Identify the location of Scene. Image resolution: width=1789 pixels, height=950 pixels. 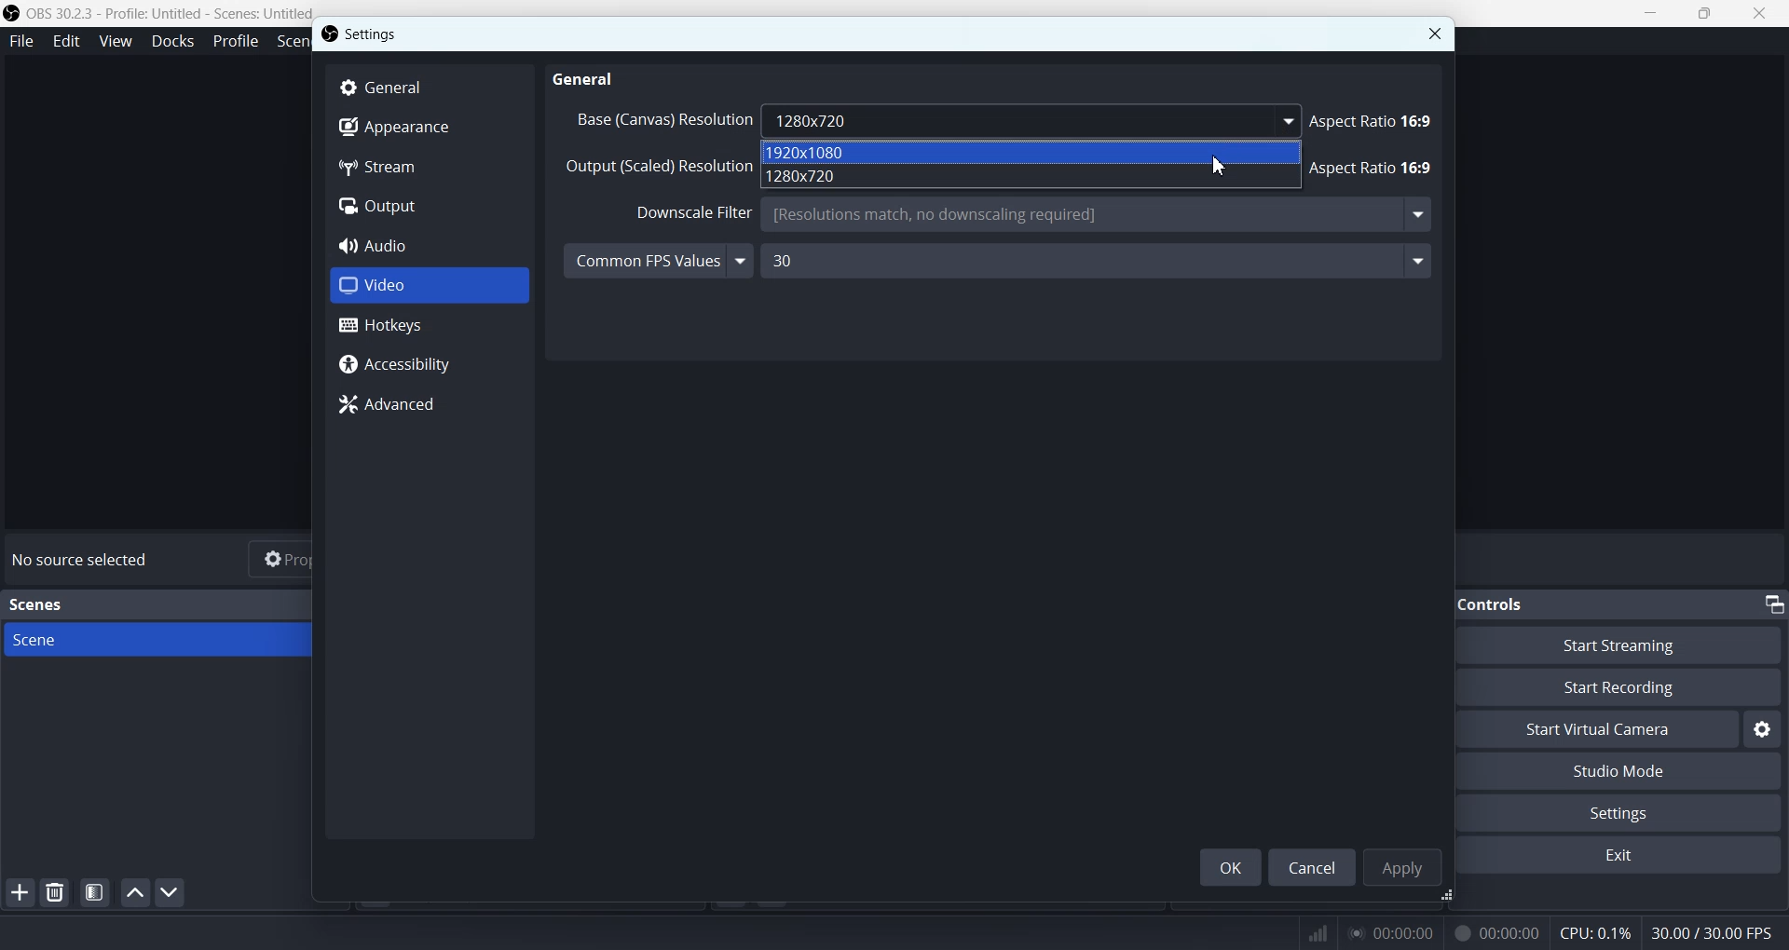
(177, 640).